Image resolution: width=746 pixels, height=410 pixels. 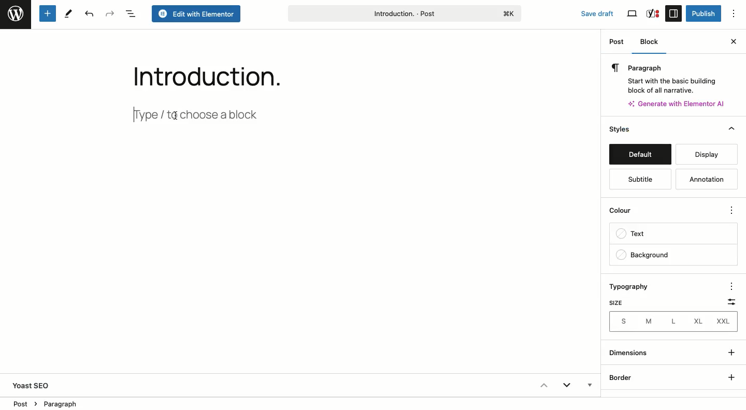 I want to click on Dimensions, so click(x=631, y=353).